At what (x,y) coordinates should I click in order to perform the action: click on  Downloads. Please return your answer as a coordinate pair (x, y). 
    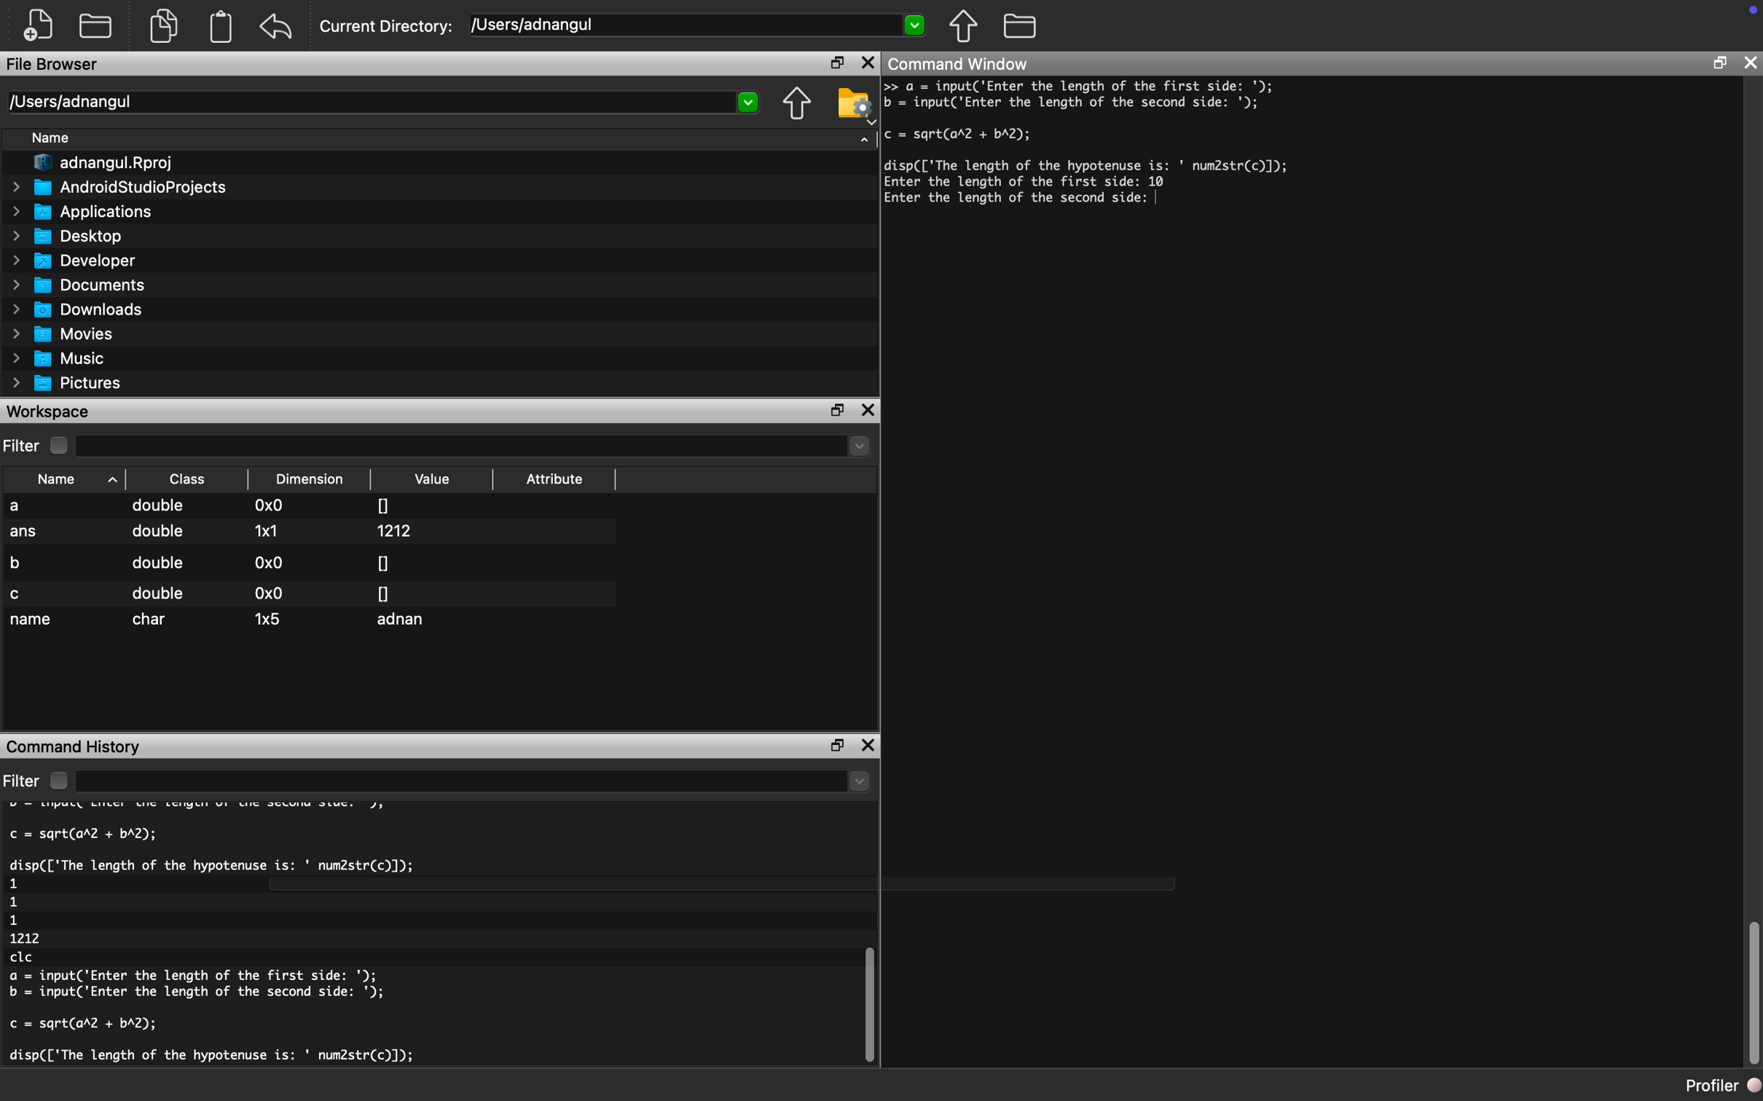
    Looking at the image, I should click on (85, 308).